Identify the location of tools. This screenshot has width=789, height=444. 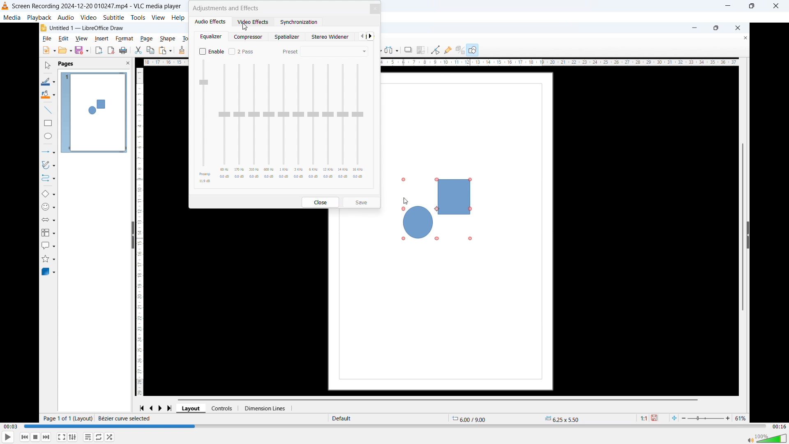
(138, 17).